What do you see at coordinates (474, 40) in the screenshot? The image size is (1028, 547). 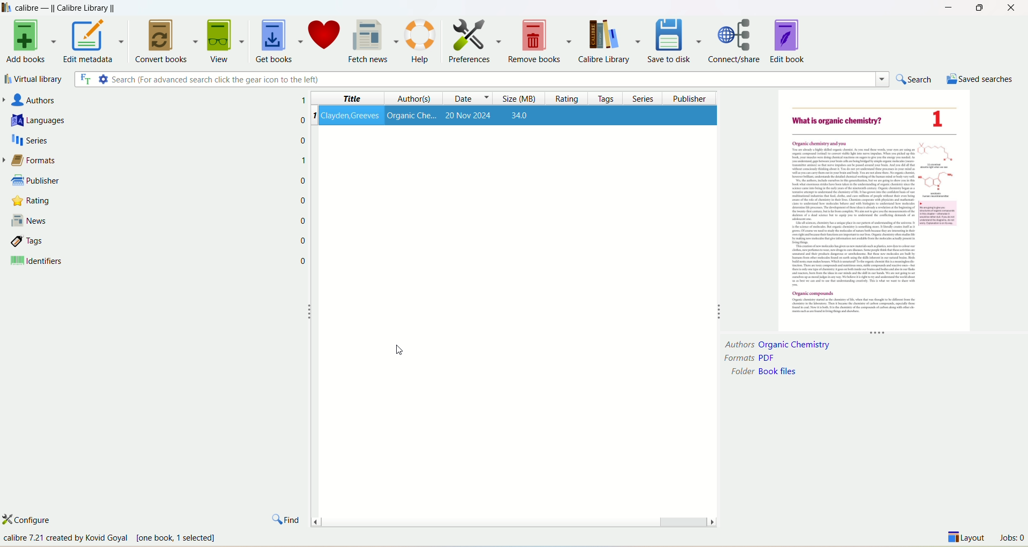 I see `preferences` at bounding box center [474, 40].